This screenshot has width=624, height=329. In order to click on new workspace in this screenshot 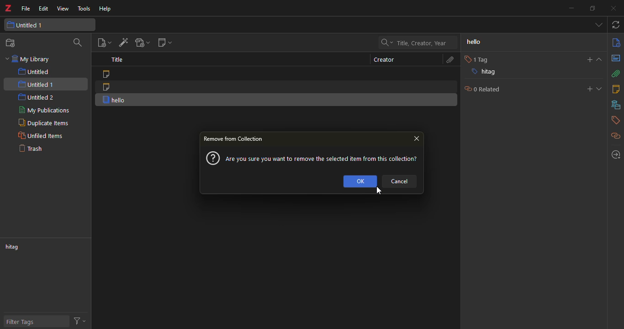, I will do `click(11, 42)`.